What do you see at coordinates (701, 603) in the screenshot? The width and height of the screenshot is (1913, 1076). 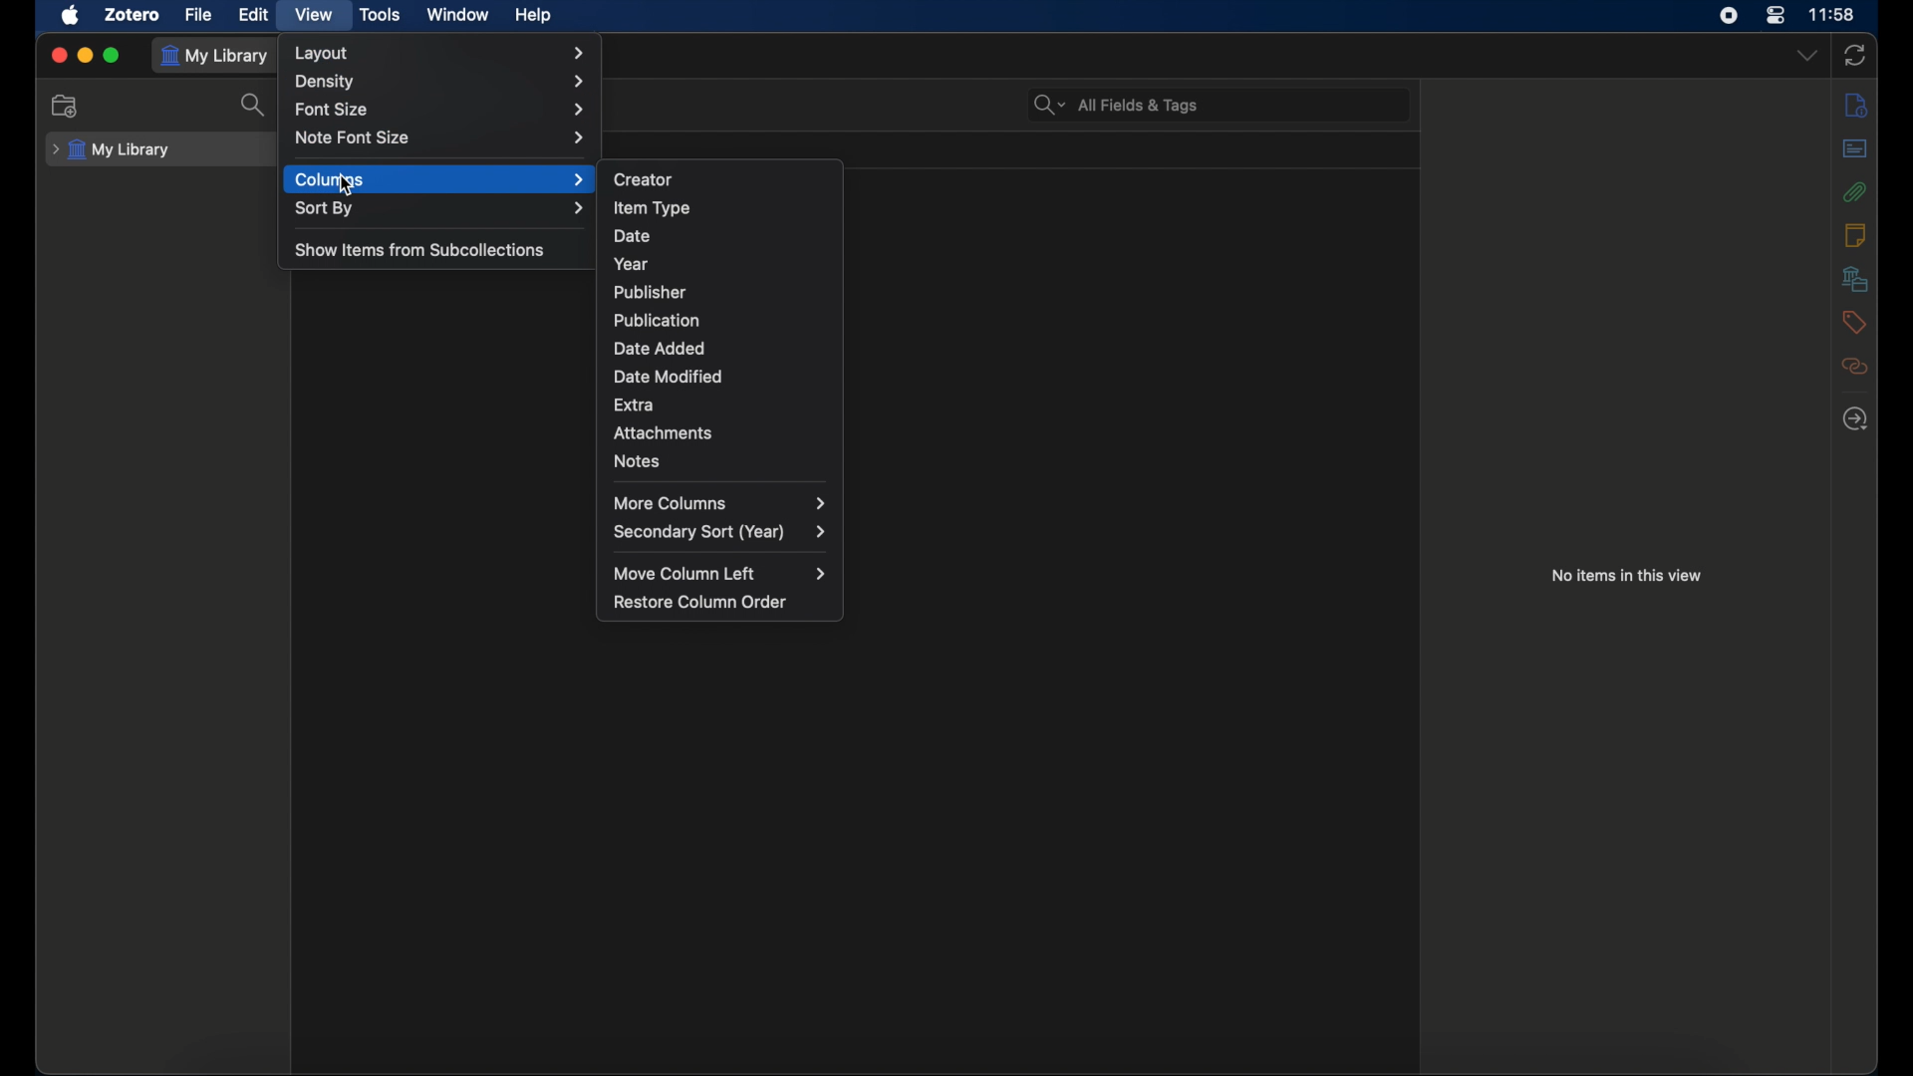 I see `restore column order` at bounding box center [701, 603].